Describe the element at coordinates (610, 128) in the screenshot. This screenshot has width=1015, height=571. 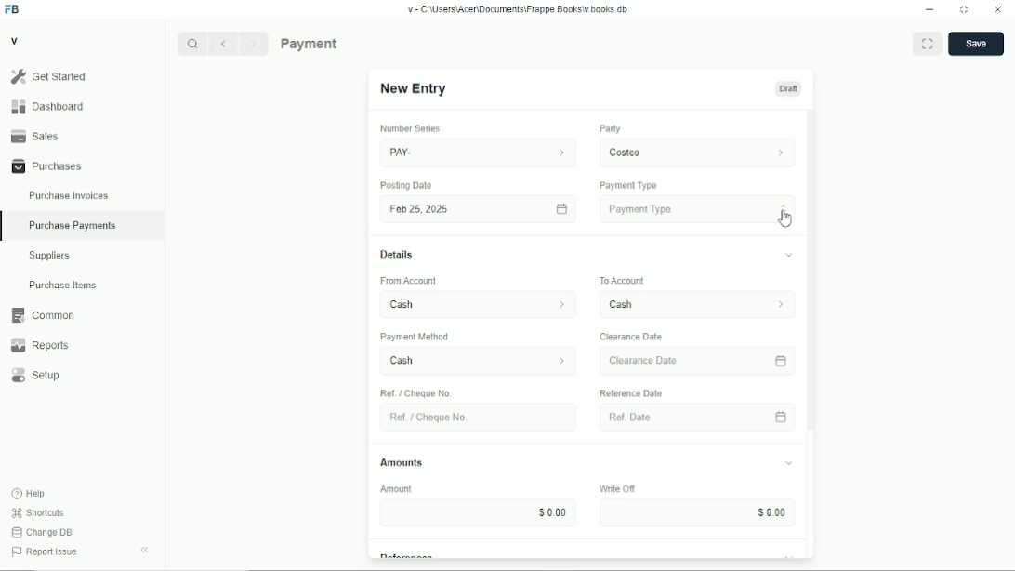
I see `Party` at that location.